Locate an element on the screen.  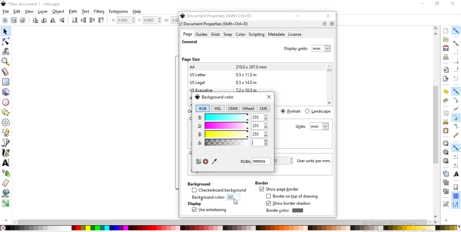
snapping centers of bounding boxes is located at coordinates (456, 78).